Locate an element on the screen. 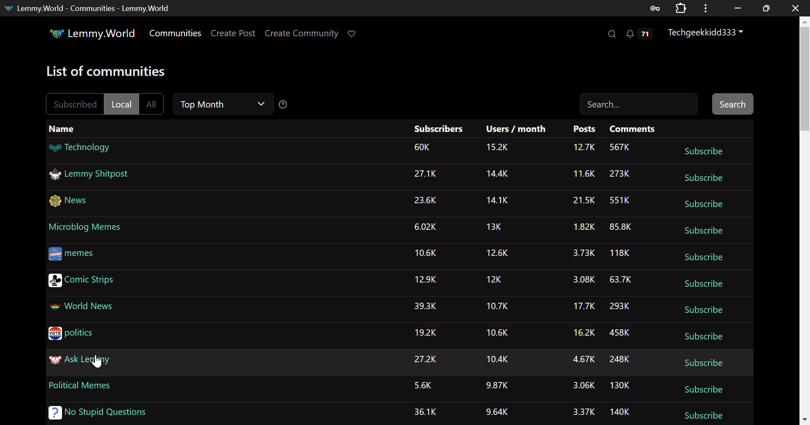 The height and width of the screenshot is (425, 810). Amount is located at coordinates (500, 146).